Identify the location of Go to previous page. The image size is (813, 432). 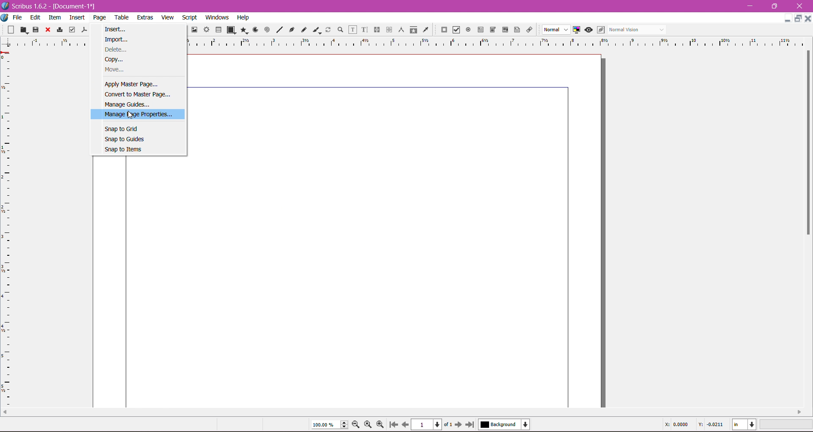
(405, 424).